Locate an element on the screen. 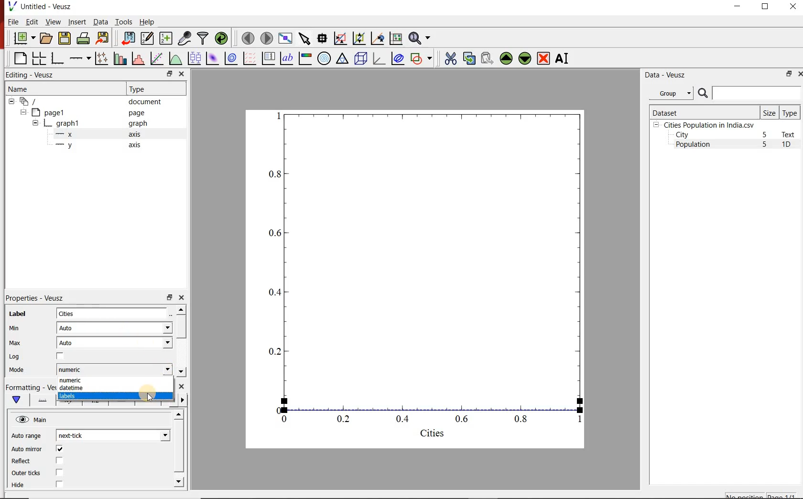 Image resolution: width=803 pixels, height=499 pixels. import data into Veusz is located at coordinates (128, 38).